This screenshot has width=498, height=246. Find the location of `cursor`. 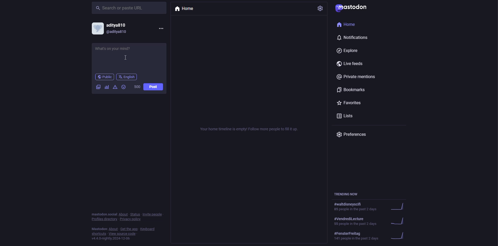

cursor is located at coordinates (125, 58).